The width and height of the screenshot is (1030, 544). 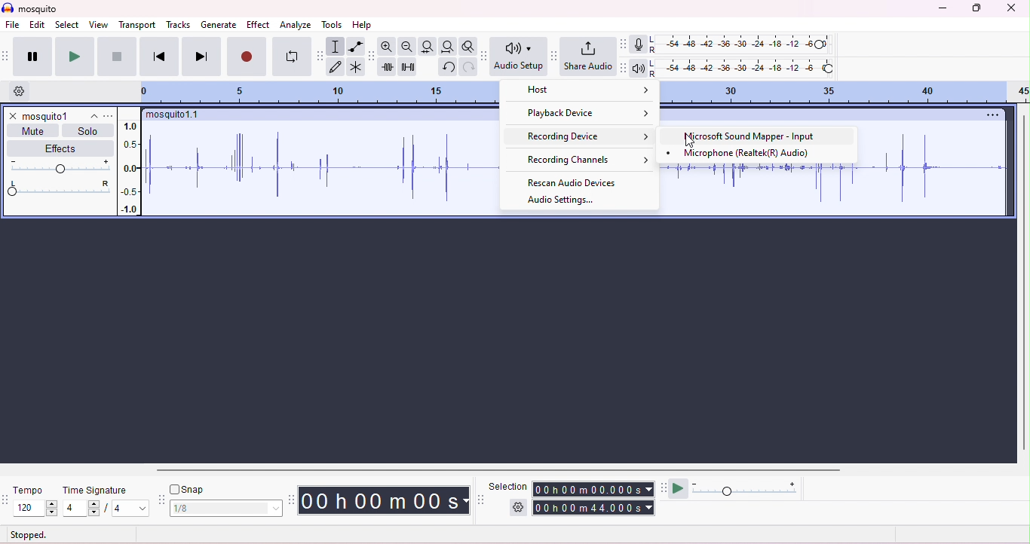 I want to click on tools, so click(x=333, y=25).